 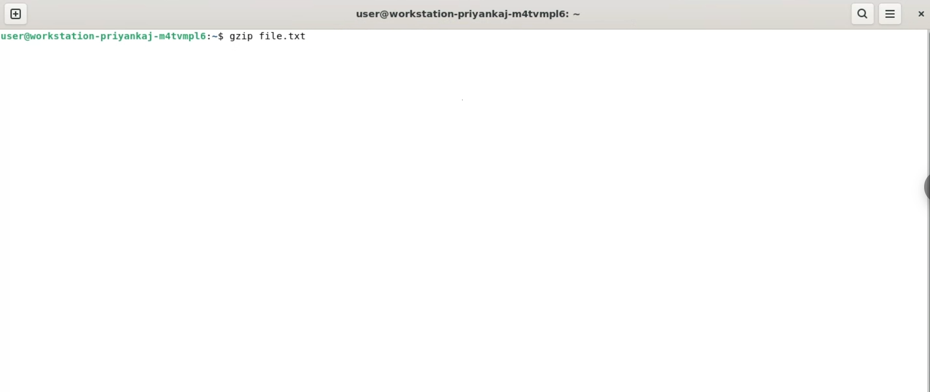 What do you see at coordinates (278, 36) in the screenshot?
I see `gzip file.txt` at bounding box center [278, 36].